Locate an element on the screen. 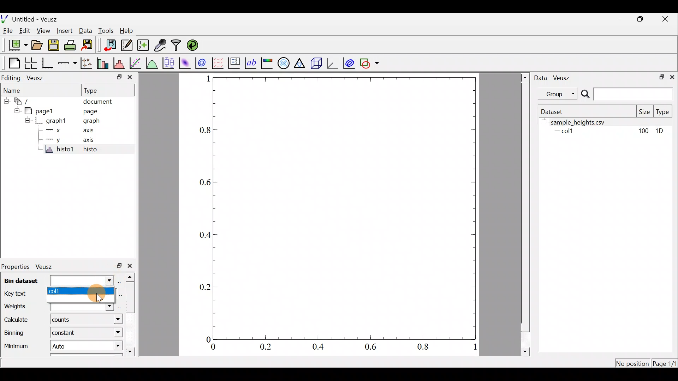  new document is located at coordinates (16, 47).